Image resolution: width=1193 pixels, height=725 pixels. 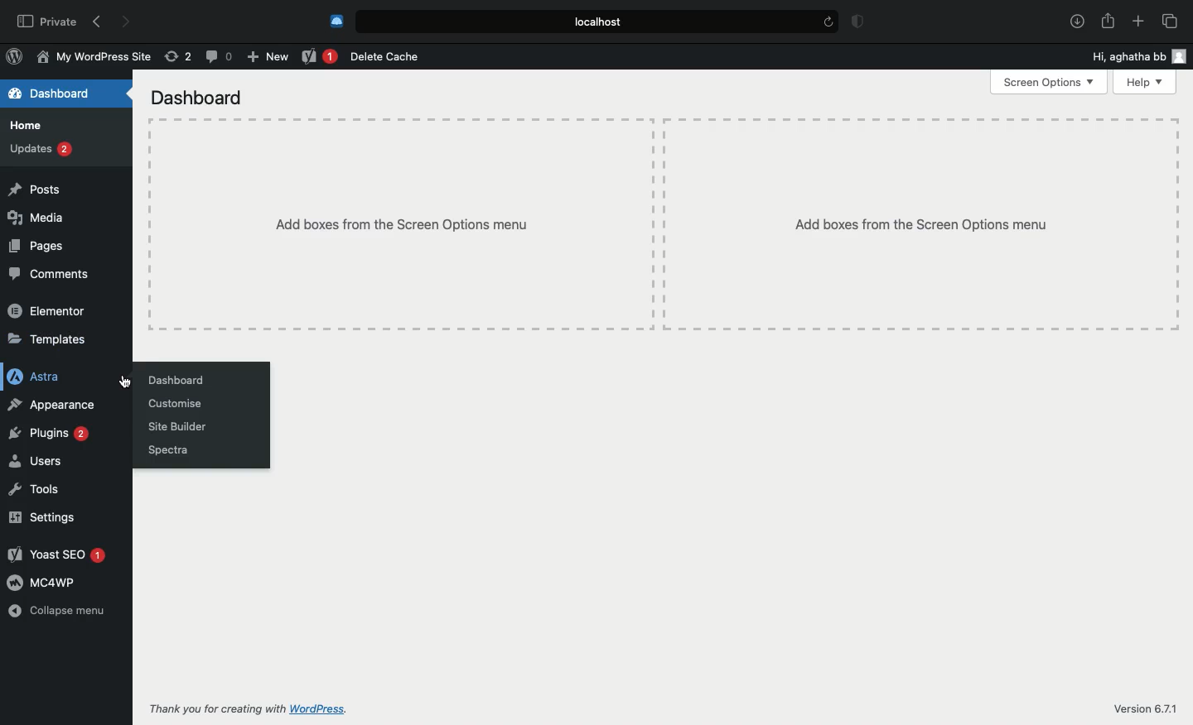 What do you see at coordinates (366, 708) in the screenshot?
I see `WordPress` at bounding box center [366, 708].